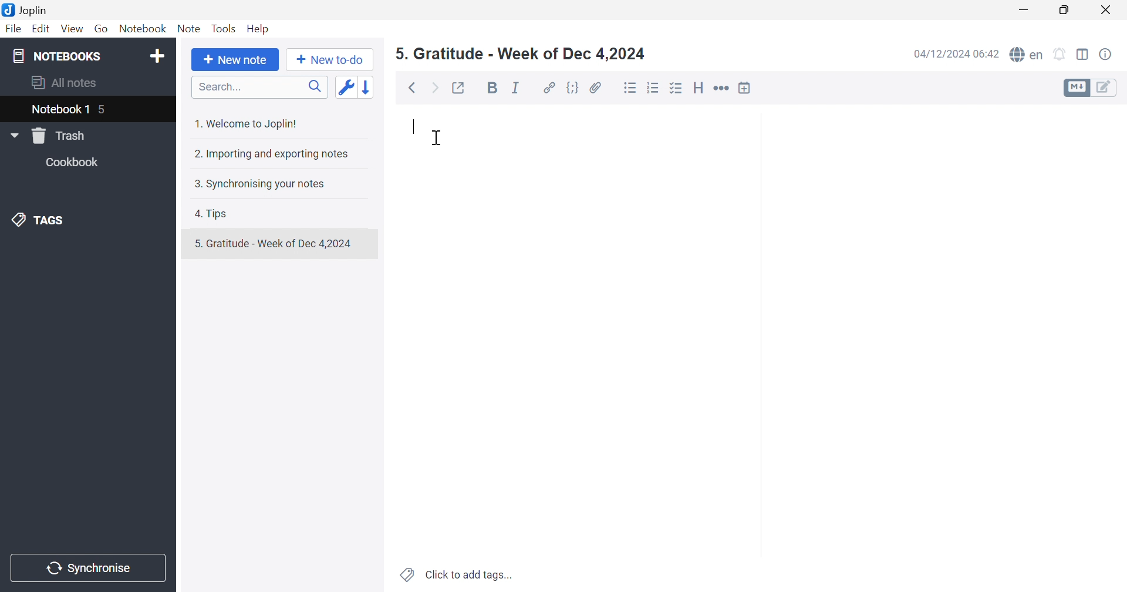  I want to click on Cursor, so click(437, 138).